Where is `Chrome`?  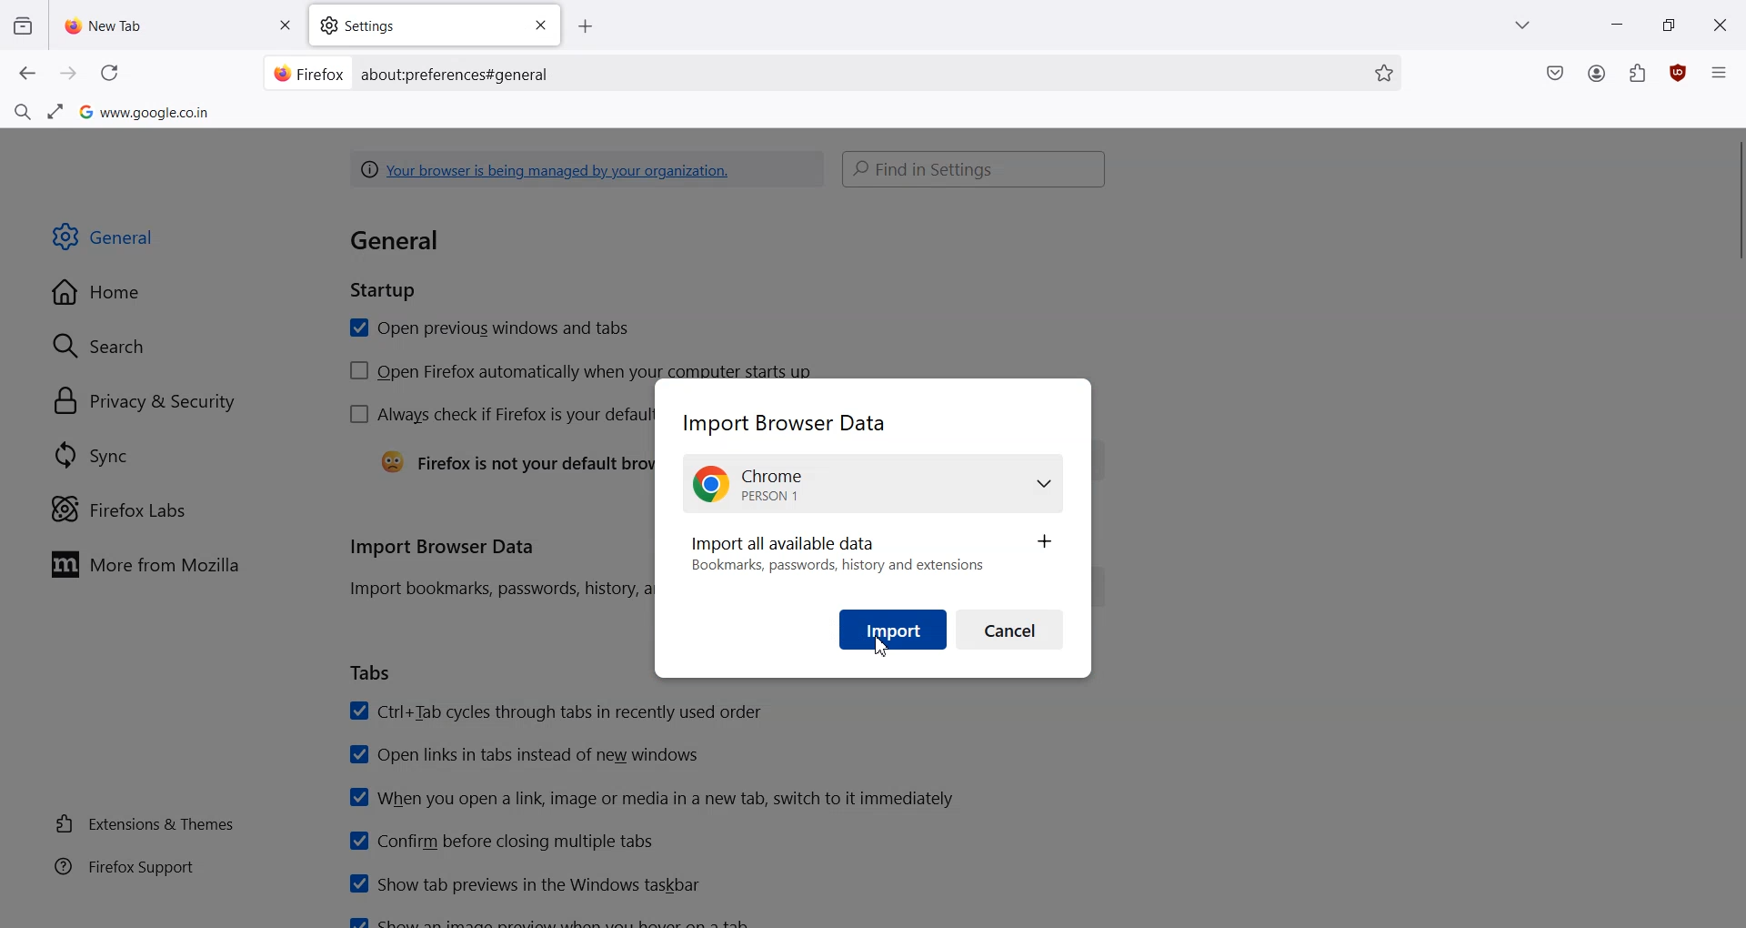 Chrome is located at coordinates (872, 484).